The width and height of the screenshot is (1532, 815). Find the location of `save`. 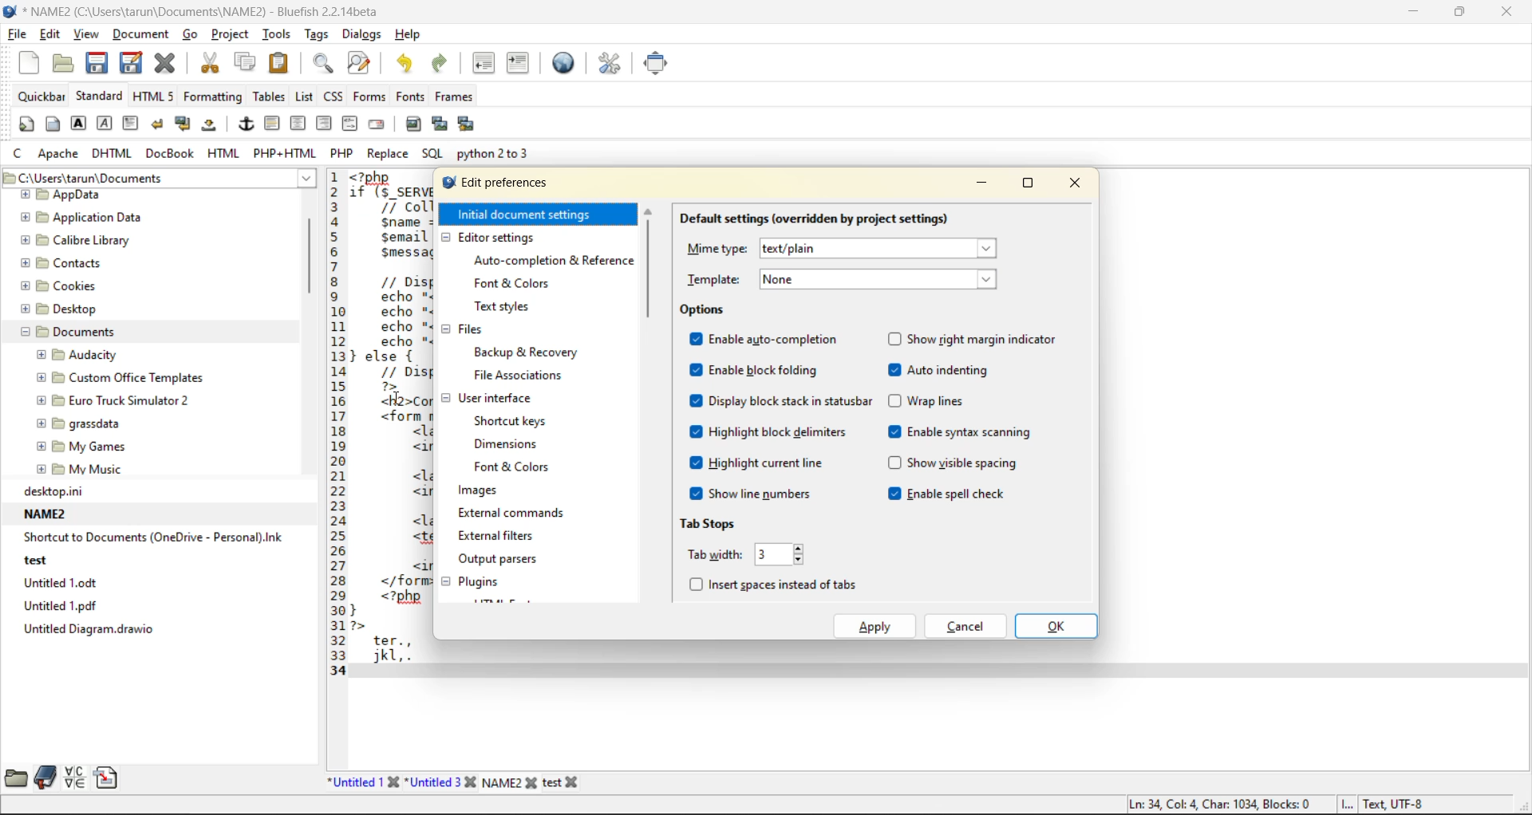

save is located at coordinates (99, 65).